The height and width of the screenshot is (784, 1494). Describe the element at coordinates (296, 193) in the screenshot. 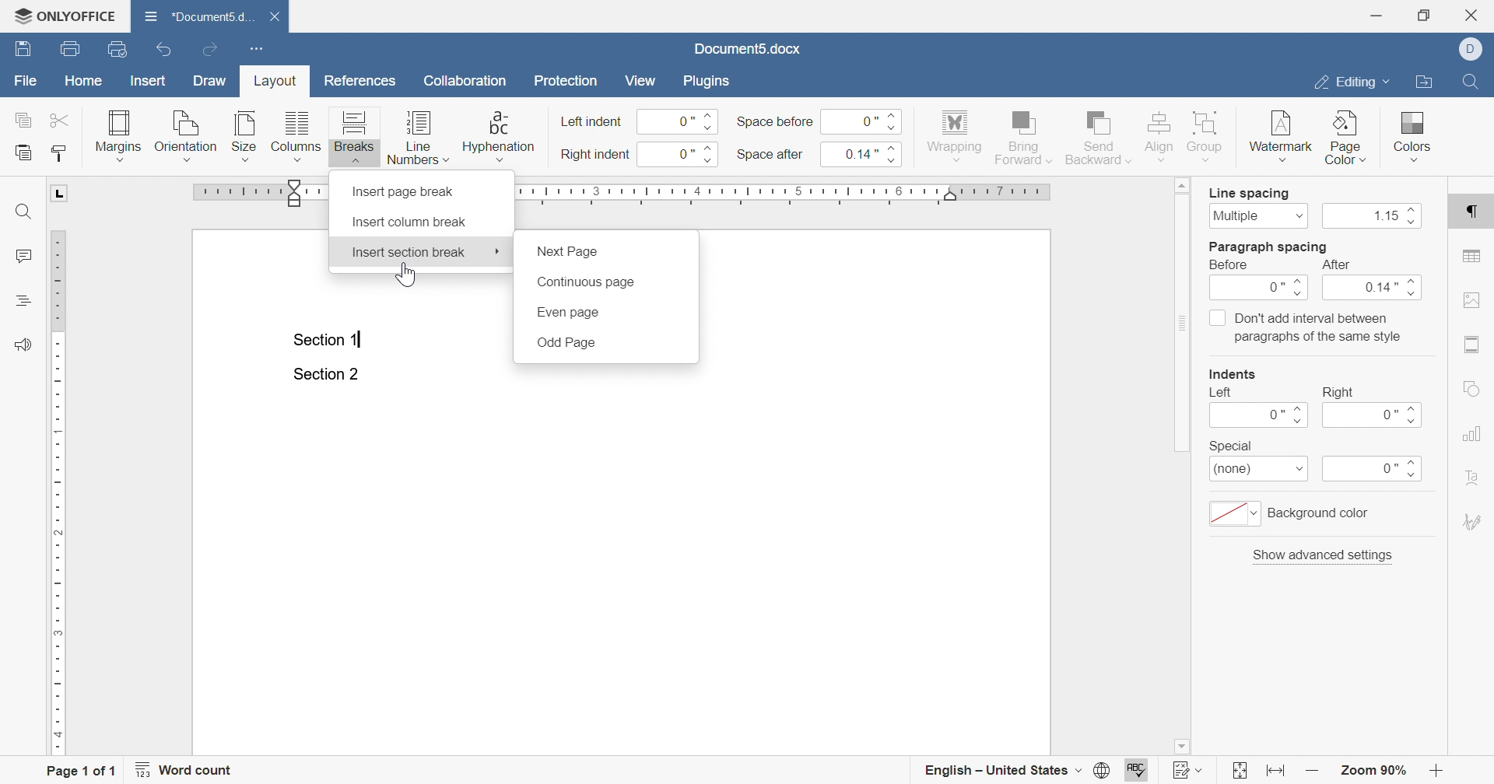

I see `adjust margin` at that location.